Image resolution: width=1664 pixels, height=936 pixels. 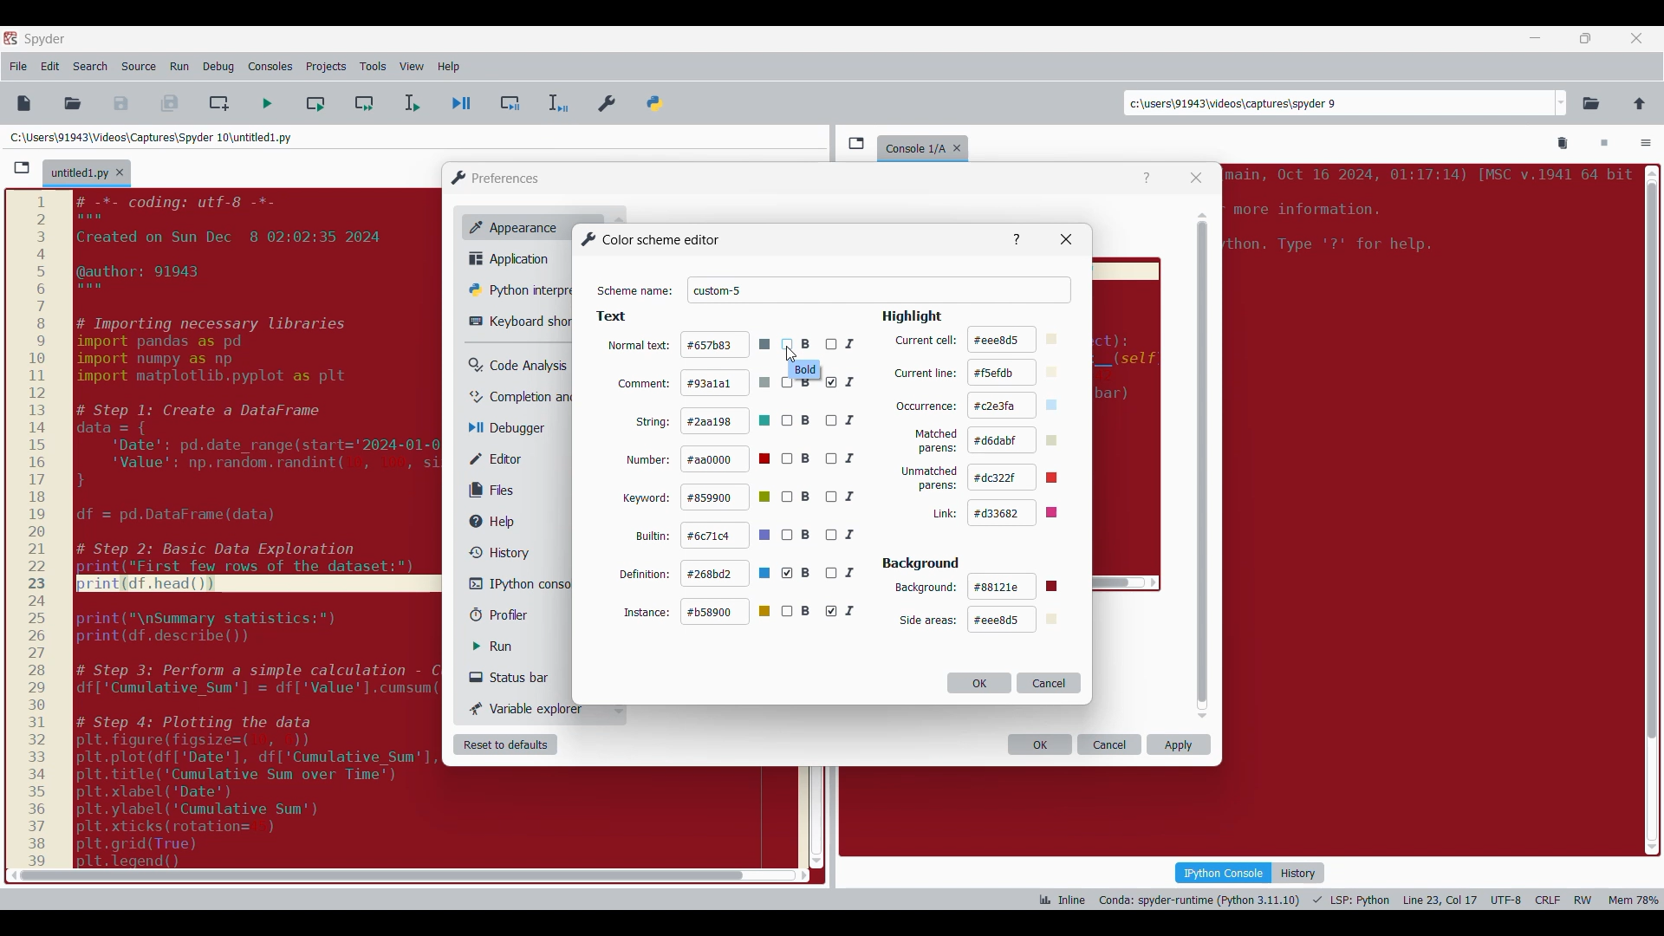 What do you see at coordinates (1196, 178) in the screenshot?
I see `Close` at bounding box center [1196, 178].